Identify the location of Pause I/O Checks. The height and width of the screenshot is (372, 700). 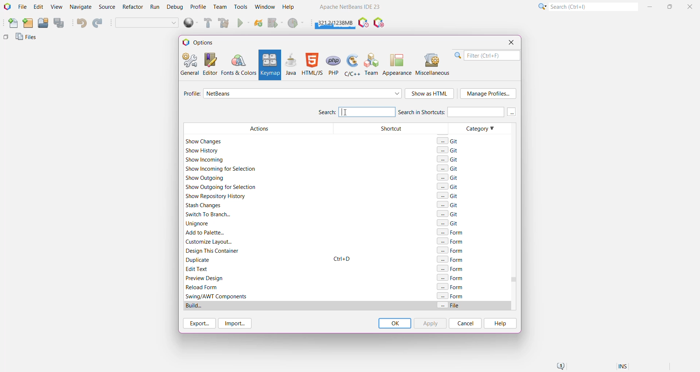
(380, 23).